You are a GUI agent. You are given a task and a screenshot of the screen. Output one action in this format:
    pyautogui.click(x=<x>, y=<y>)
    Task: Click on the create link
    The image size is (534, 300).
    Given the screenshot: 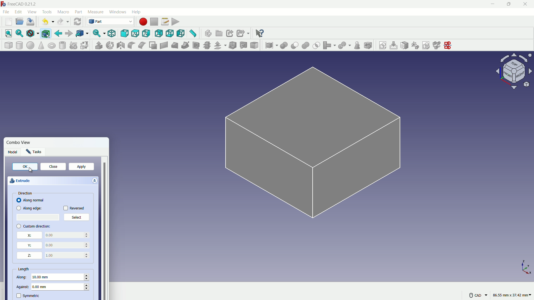 What is the action you would take?
    pyautogui.click(x=230, y=33)
    